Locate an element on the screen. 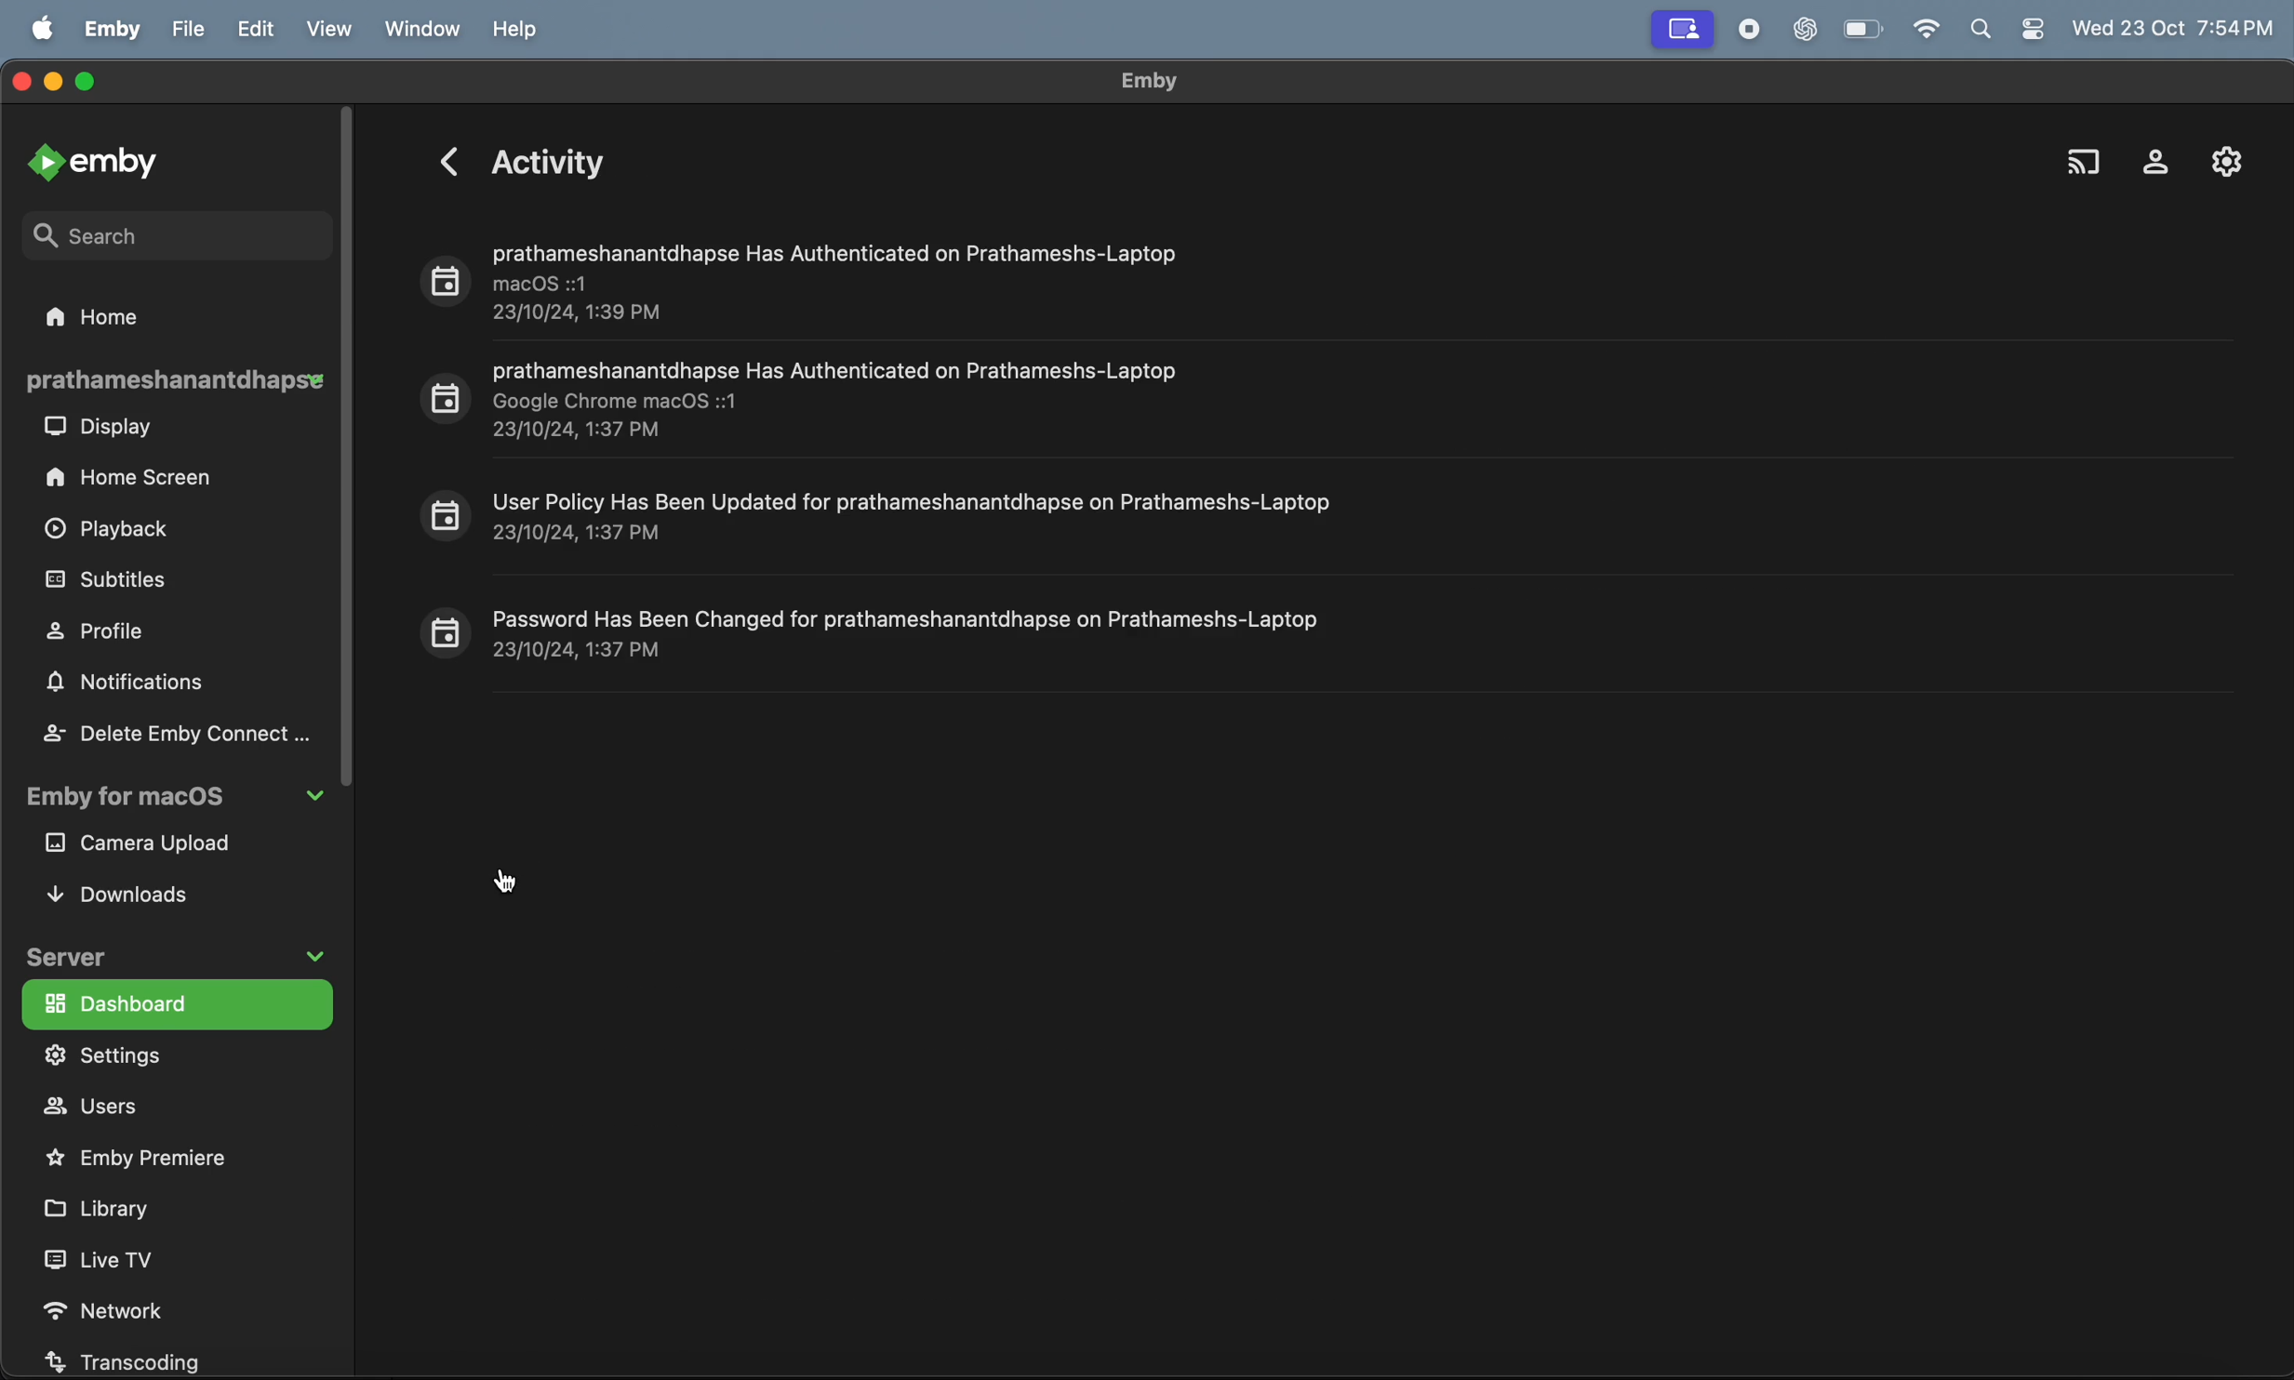 The width and height of the screenshot is (2294, 1380). help is located at coordinates (521, 29).